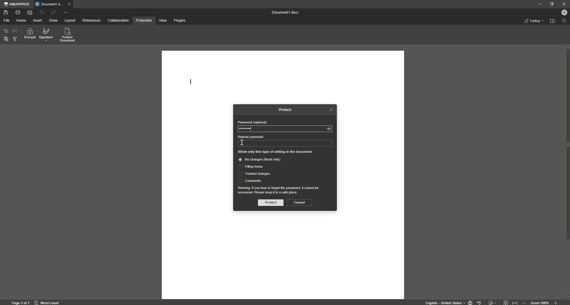 This screenshot has width=570, height=305. What do you see at coordinates (269, 203) in the screenshot?
I see `Protect` at bounding box center [269, 203].